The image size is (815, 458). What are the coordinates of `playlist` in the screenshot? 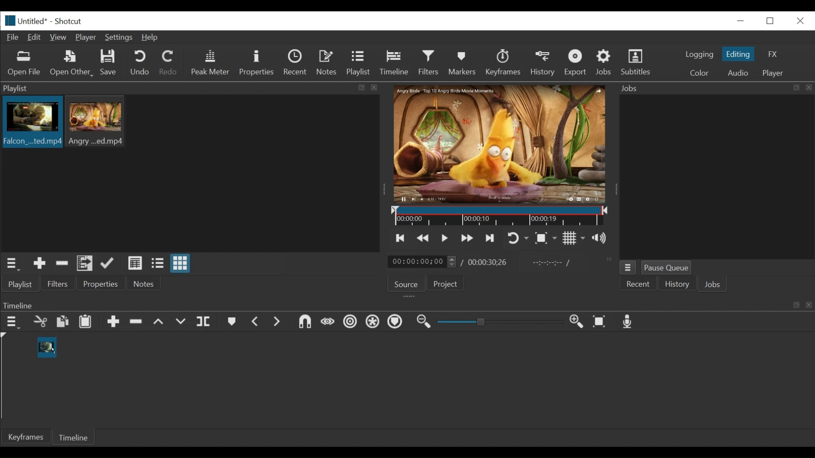 It's located at (20, 284).